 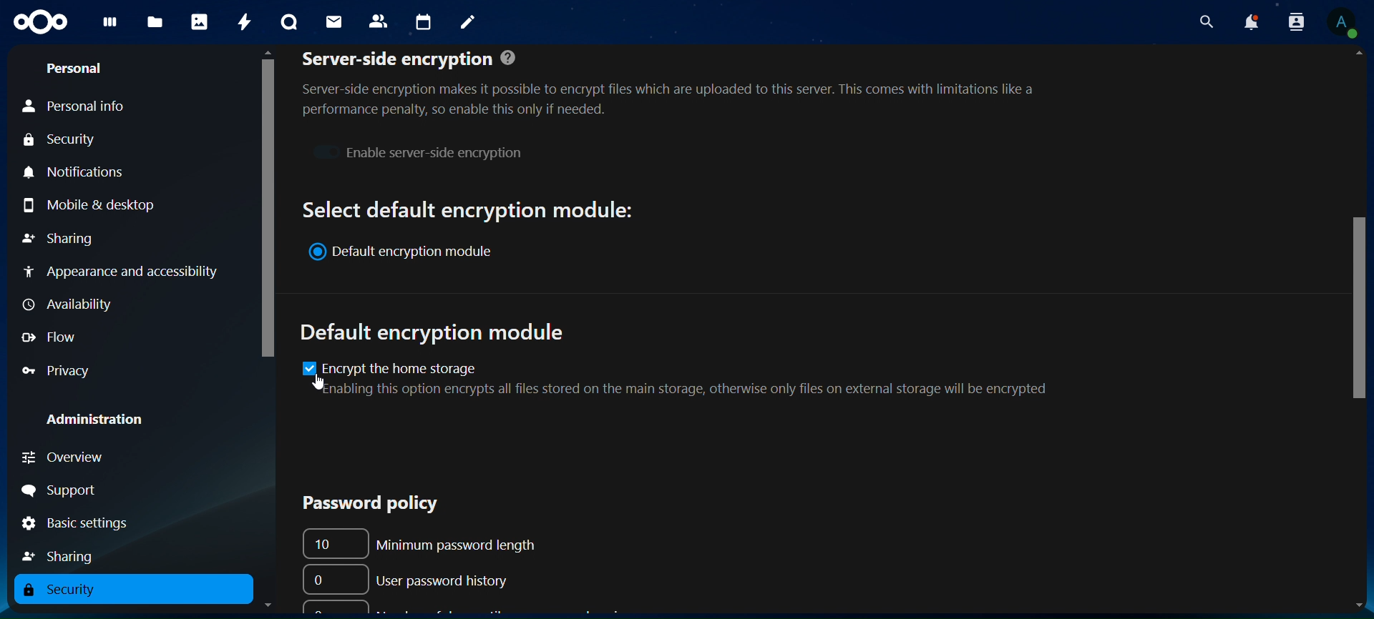 I want to click on view profile, so click(x=1343, y=23).